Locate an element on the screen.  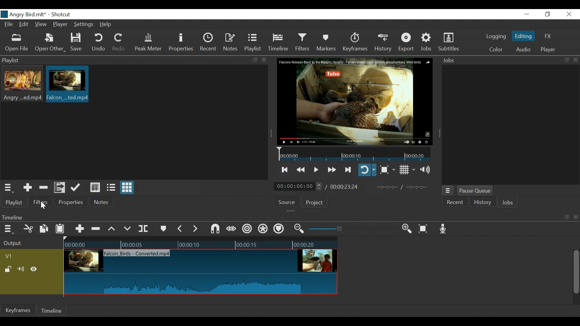
Paste is located at coordinates (61, 230).